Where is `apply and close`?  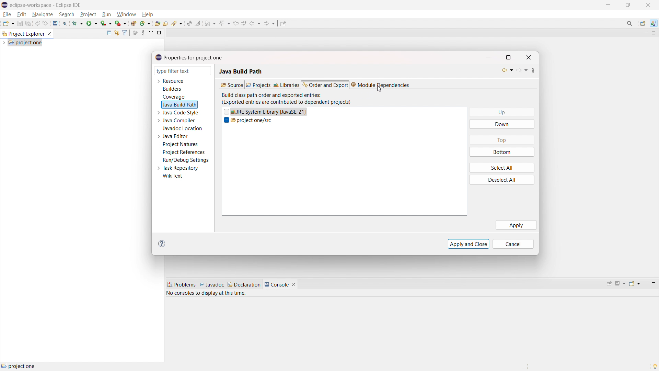
apply and close is located at coordinates (469, 244).